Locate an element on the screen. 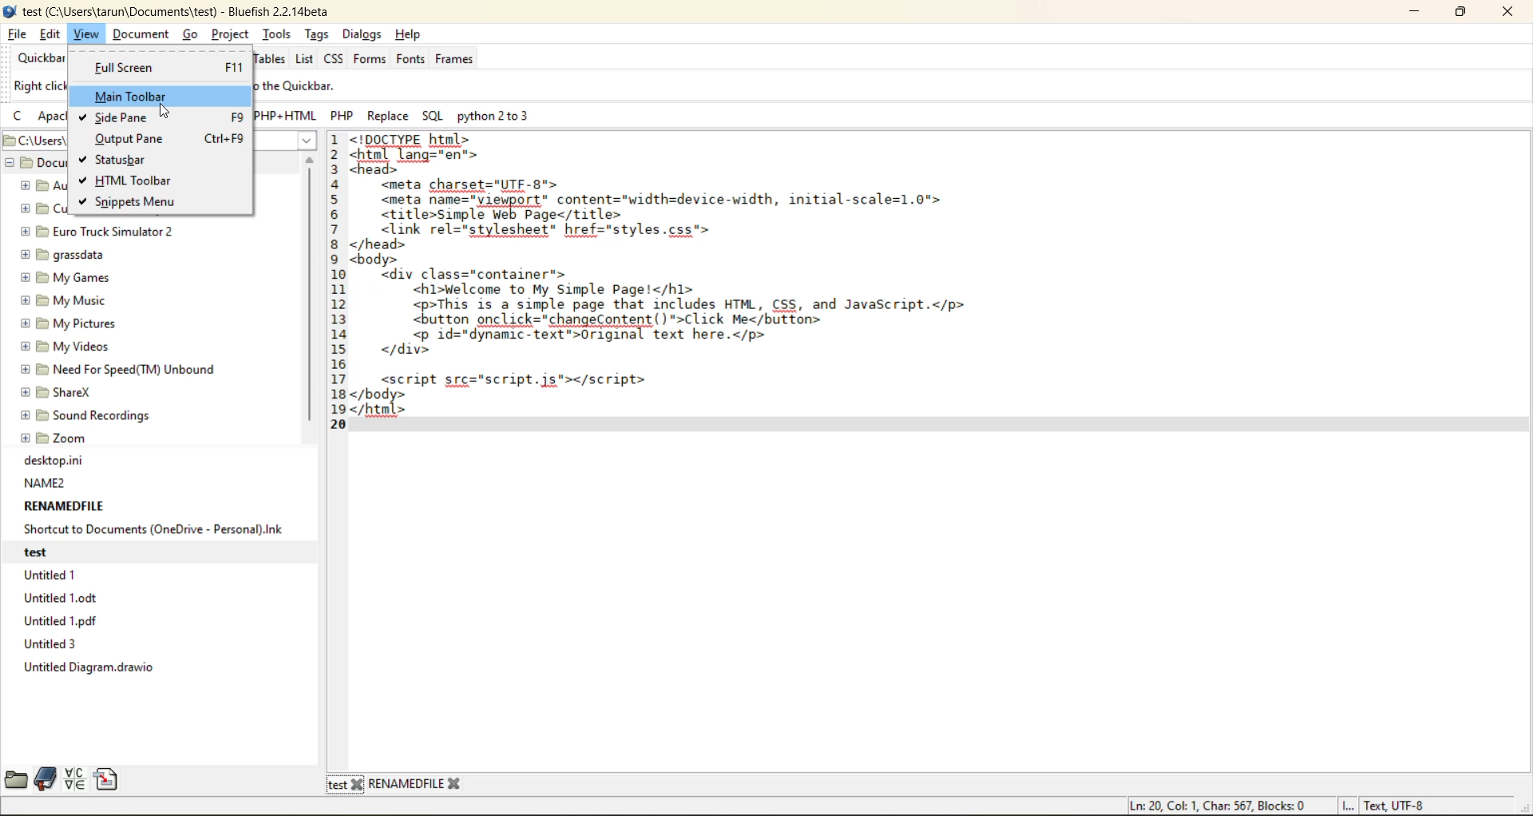 The height and width of the screenshot is (816, 1533). show more is located at coordinates (300, 141).